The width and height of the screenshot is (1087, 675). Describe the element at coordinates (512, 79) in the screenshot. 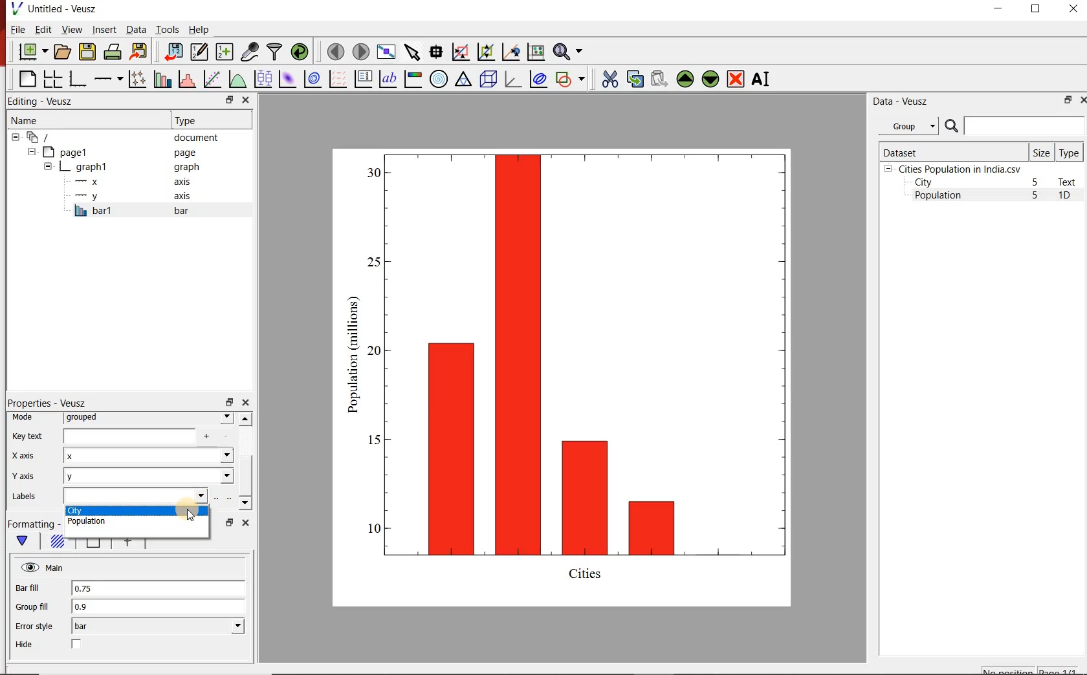

I see `3d graph` at that location.